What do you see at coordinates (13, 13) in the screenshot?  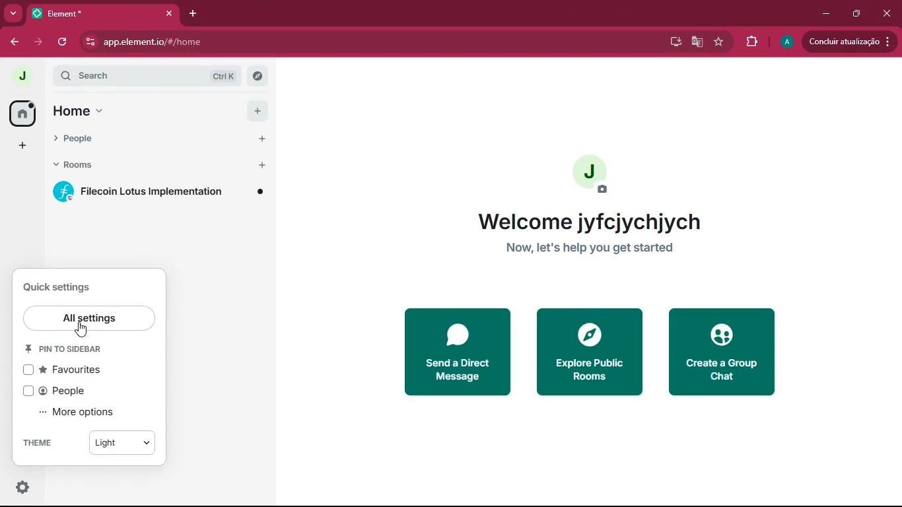 I see `more` at bounding box center [13, 13].